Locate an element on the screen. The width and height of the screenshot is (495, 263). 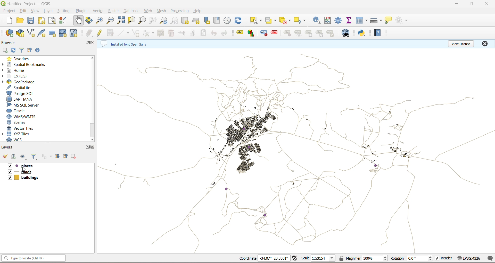
roads is located at coordinates (32, 171).